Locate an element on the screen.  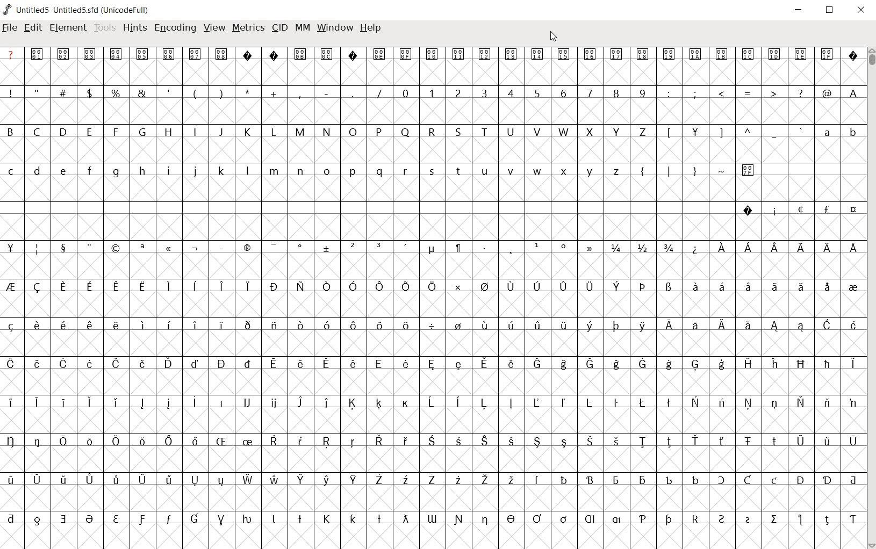
G is located at coordinates (141, 132).